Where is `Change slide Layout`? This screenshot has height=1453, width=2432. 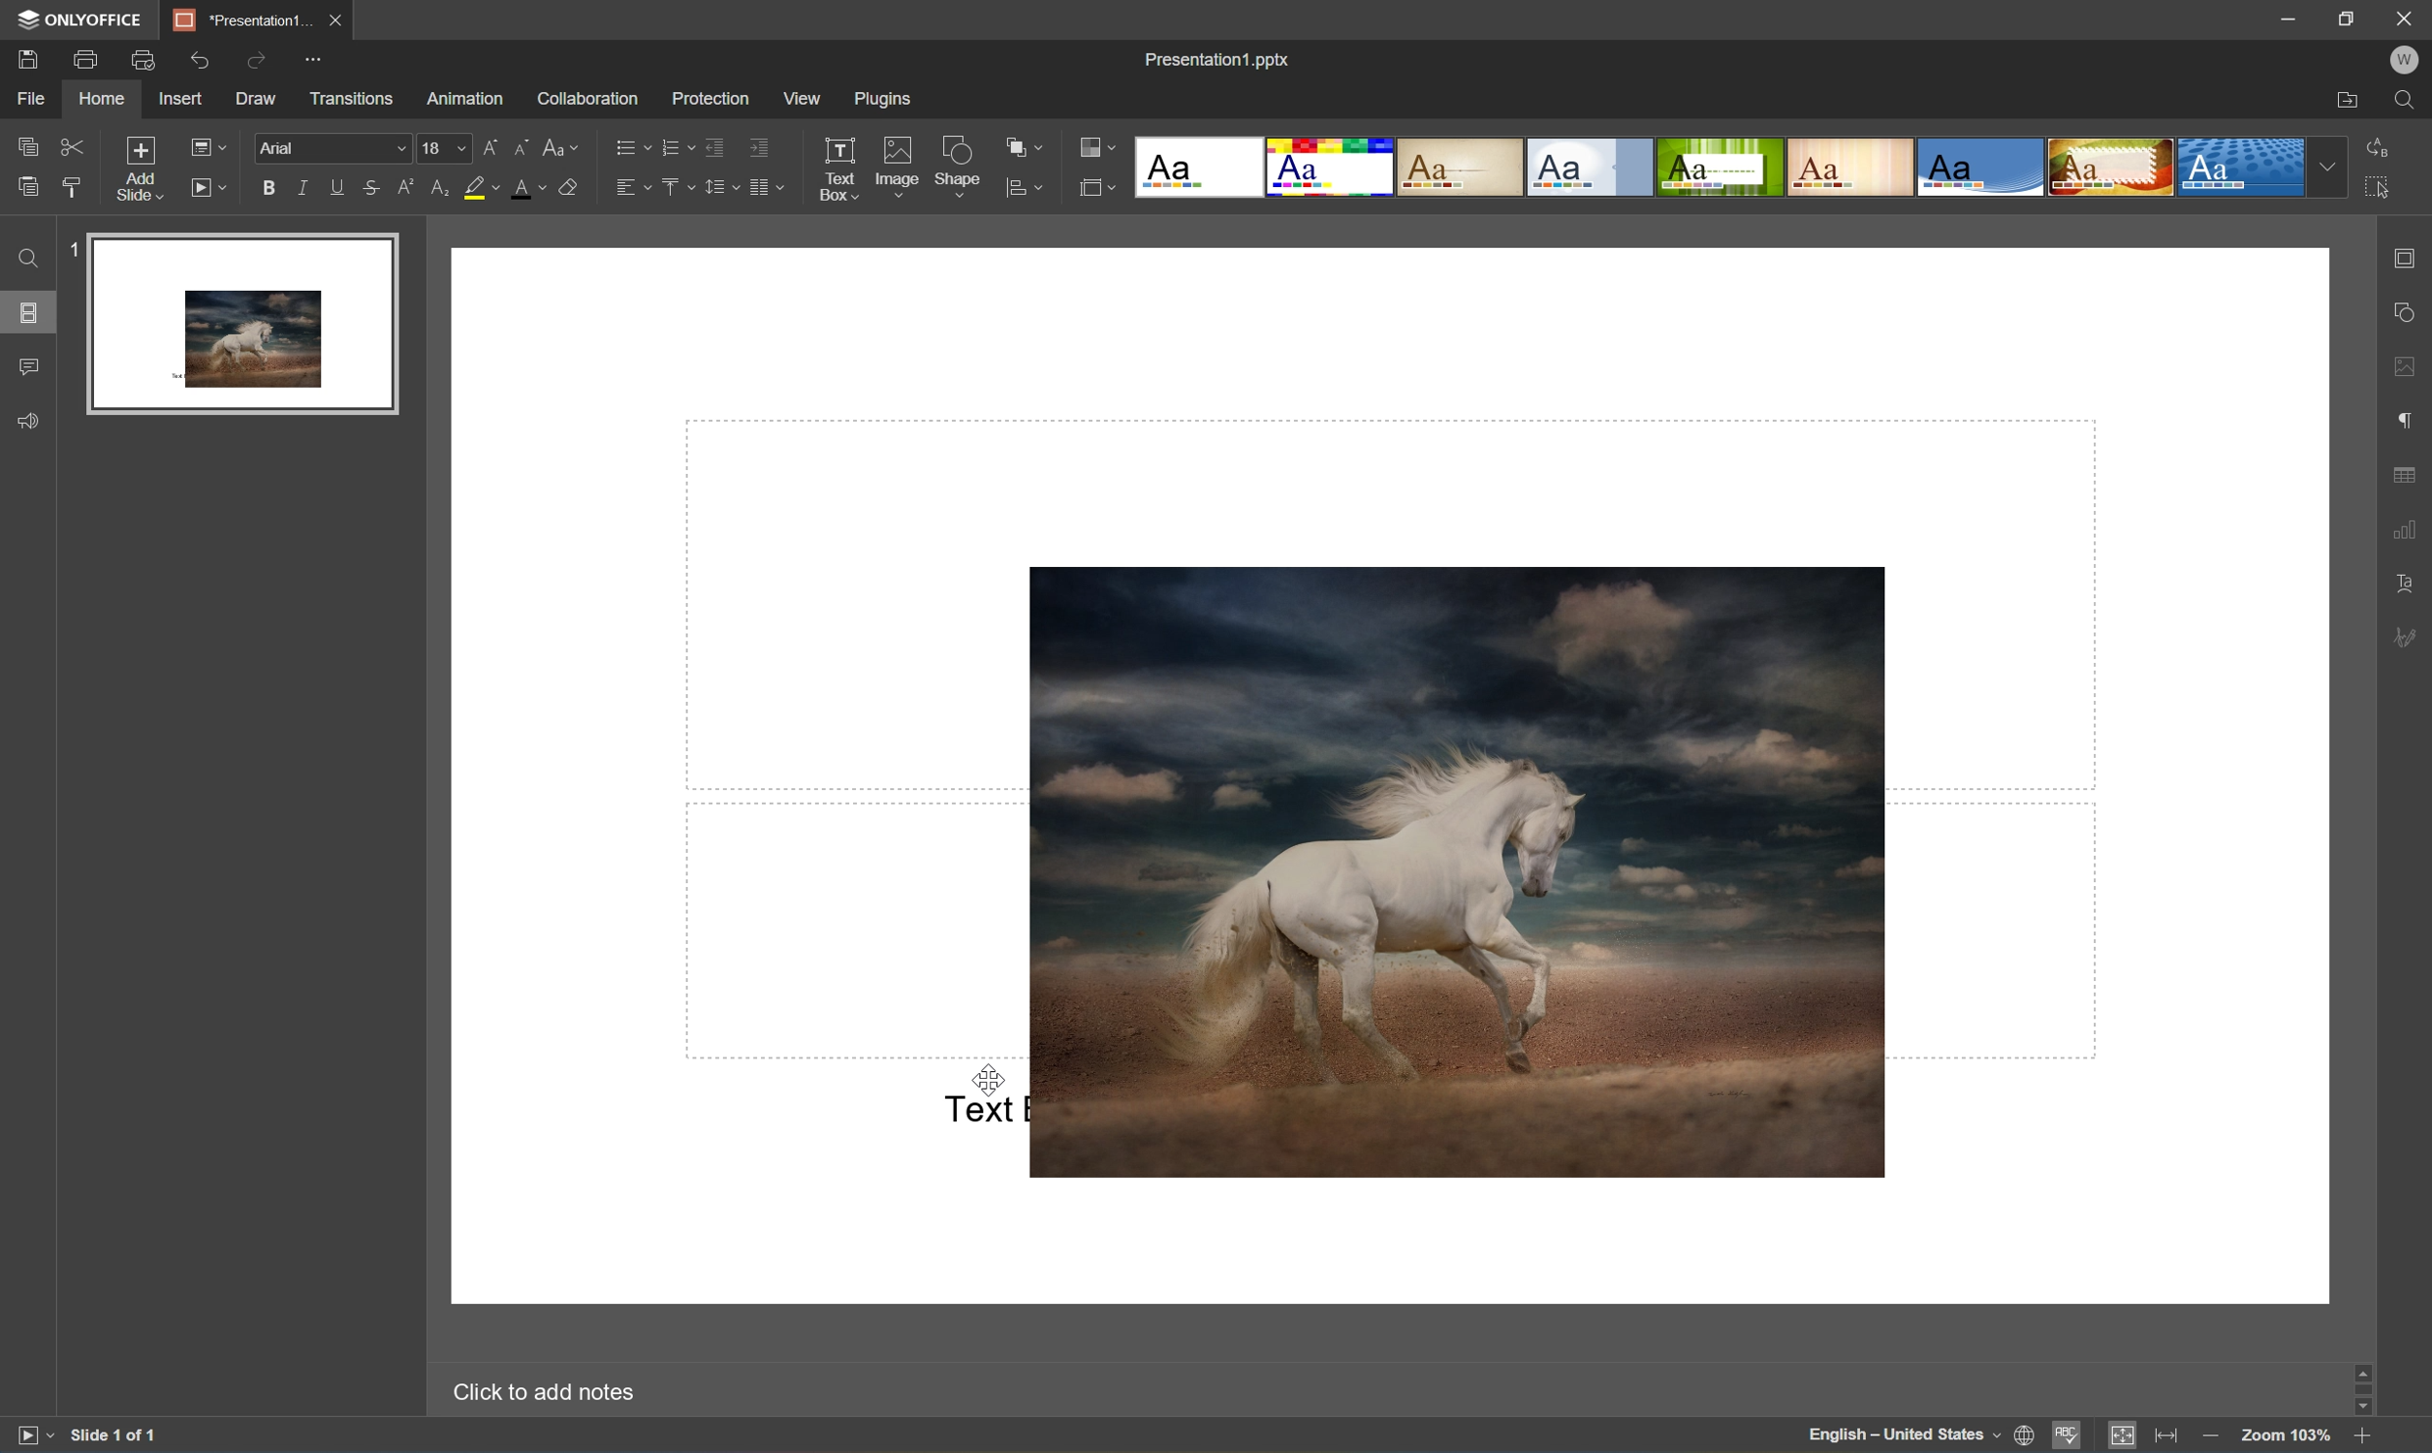 Change slide Layout is located at coordinates (207, 150).